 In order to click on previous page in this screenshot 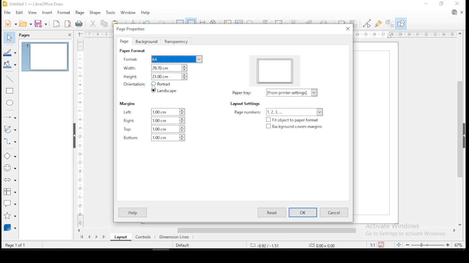, I will do `click(89, 238)`.